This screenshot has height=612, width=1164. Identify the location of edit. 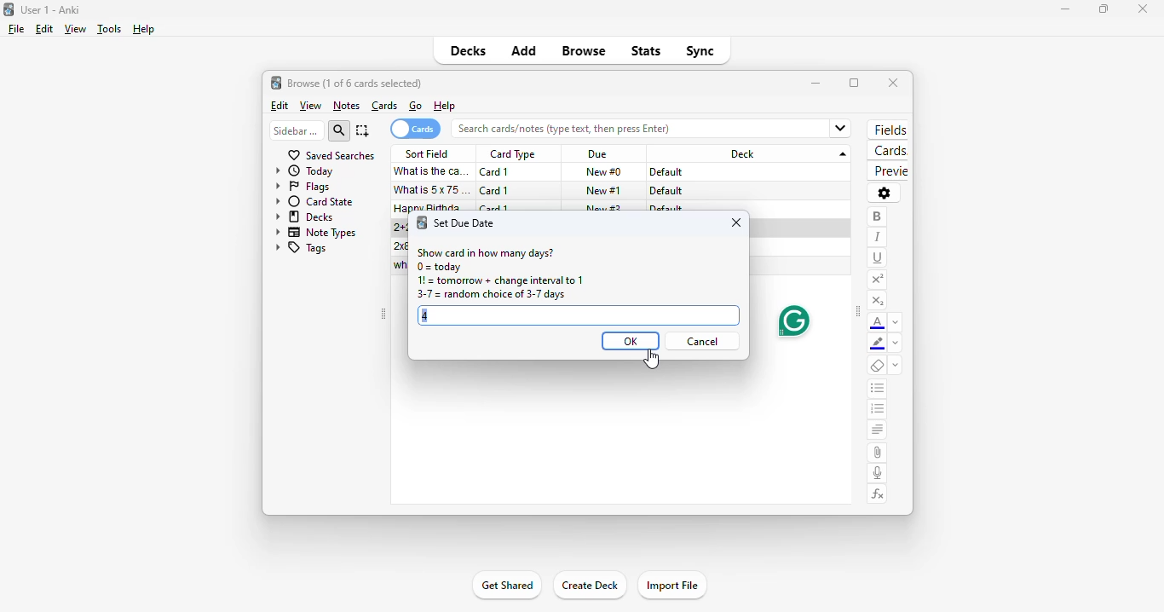
(43, 29).